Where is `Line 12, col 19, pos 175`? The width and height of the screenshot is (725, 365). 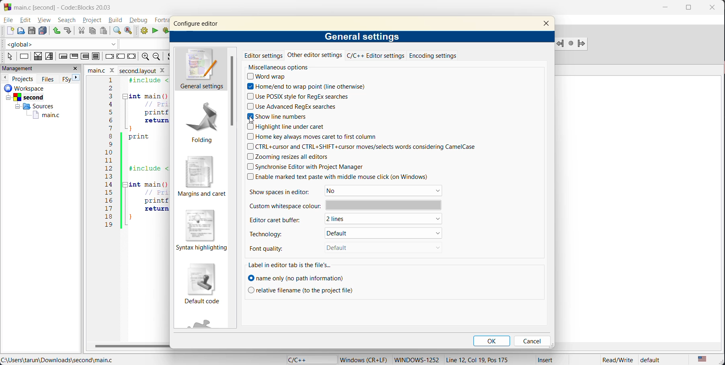
Line 12, col 19, pos 175 is located at coordinates (482, 360).